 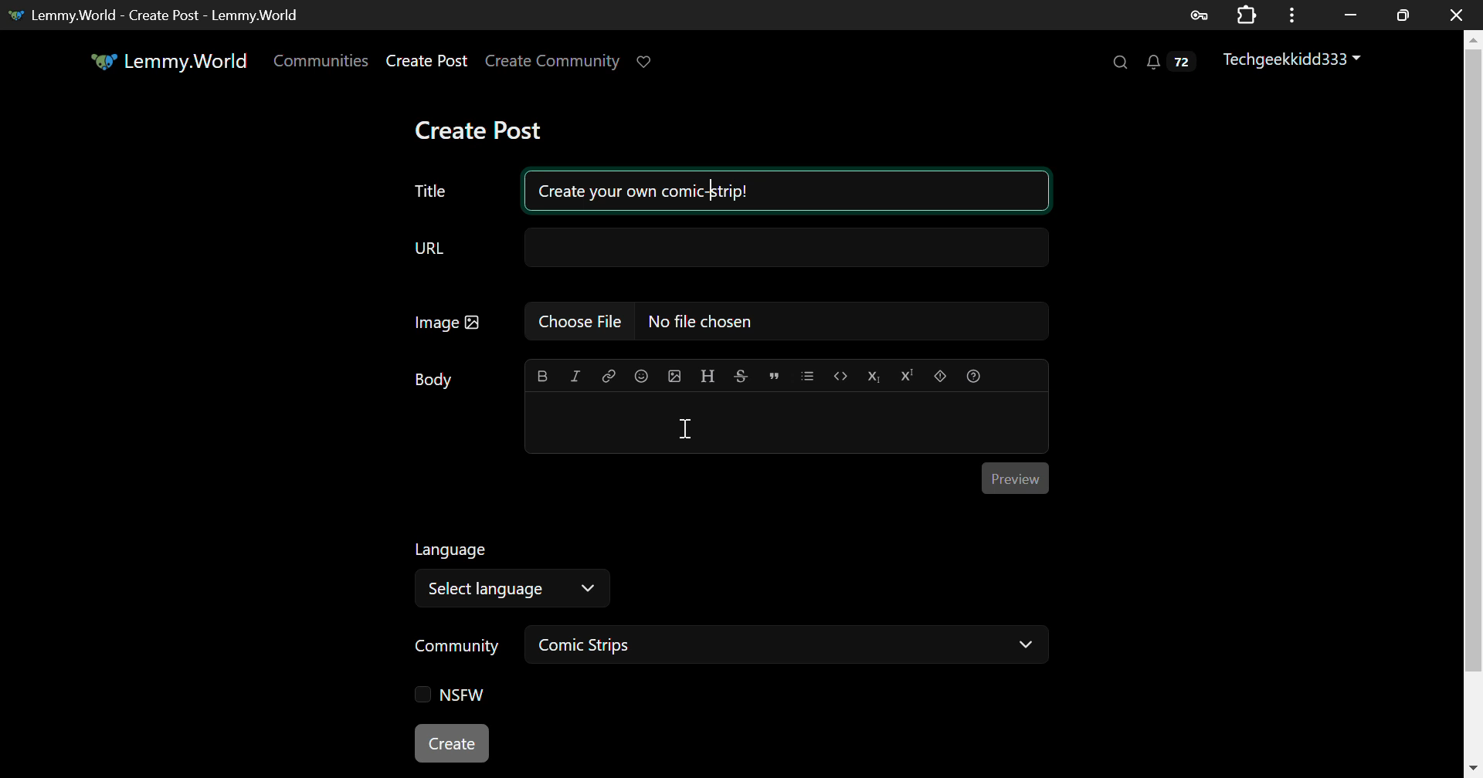 I want to click on Code, so click(x=842, y=377).